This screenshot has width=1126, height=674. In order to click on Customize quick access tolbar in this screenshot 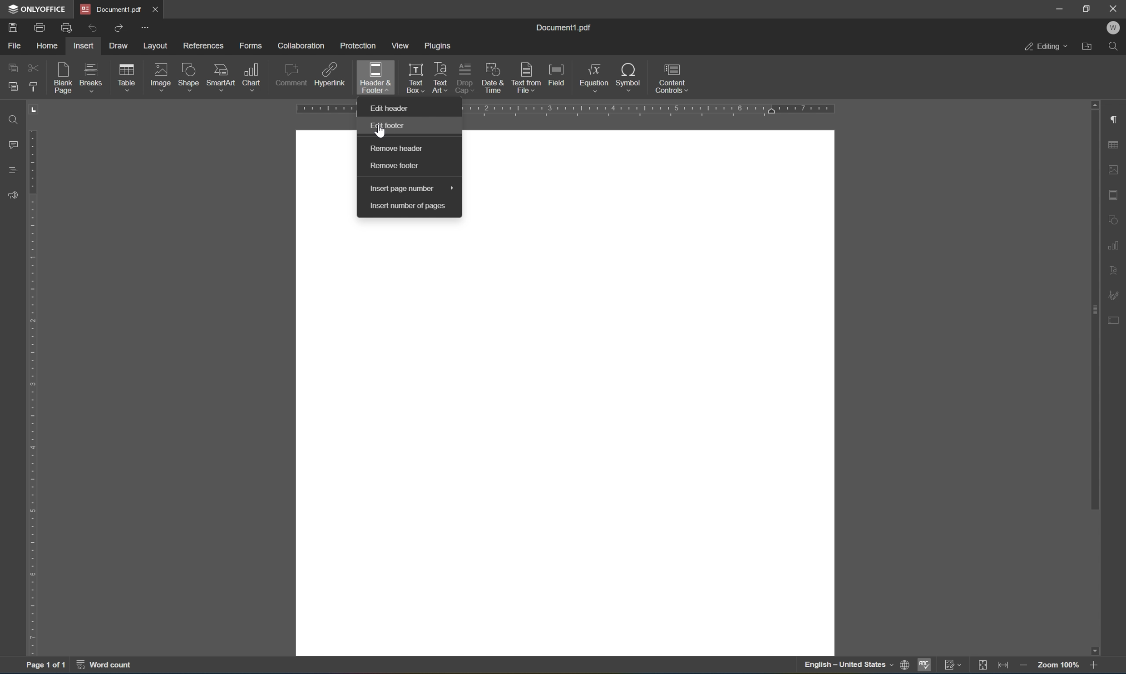, I will do `click(146, 29)`.